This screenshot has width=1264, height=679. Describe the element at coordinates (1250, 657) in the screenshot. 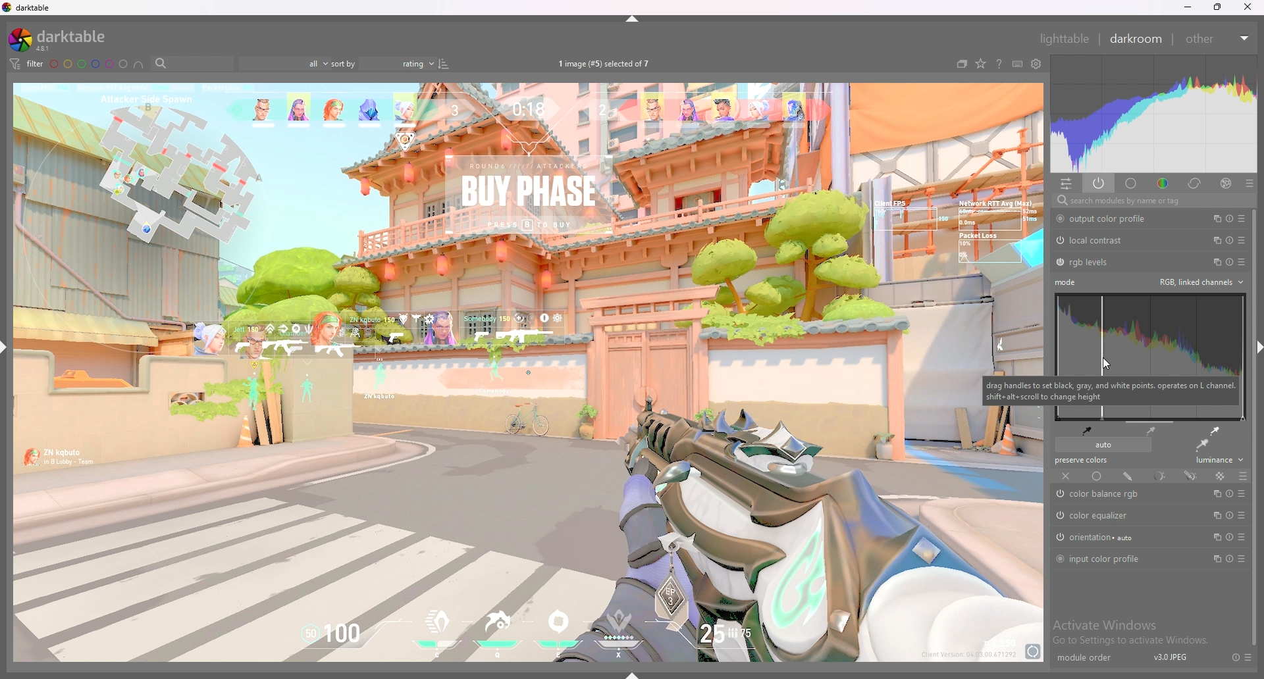

I see `presets` at that location.